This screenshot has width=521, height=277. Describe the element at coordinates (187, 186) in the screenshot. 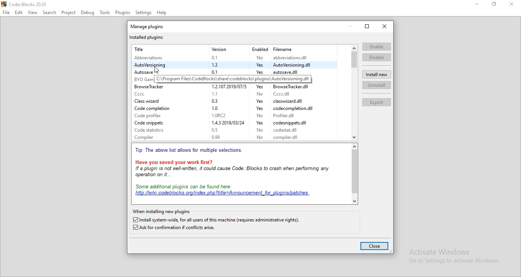

I see `Some additional plugins can be found here:` at that location.